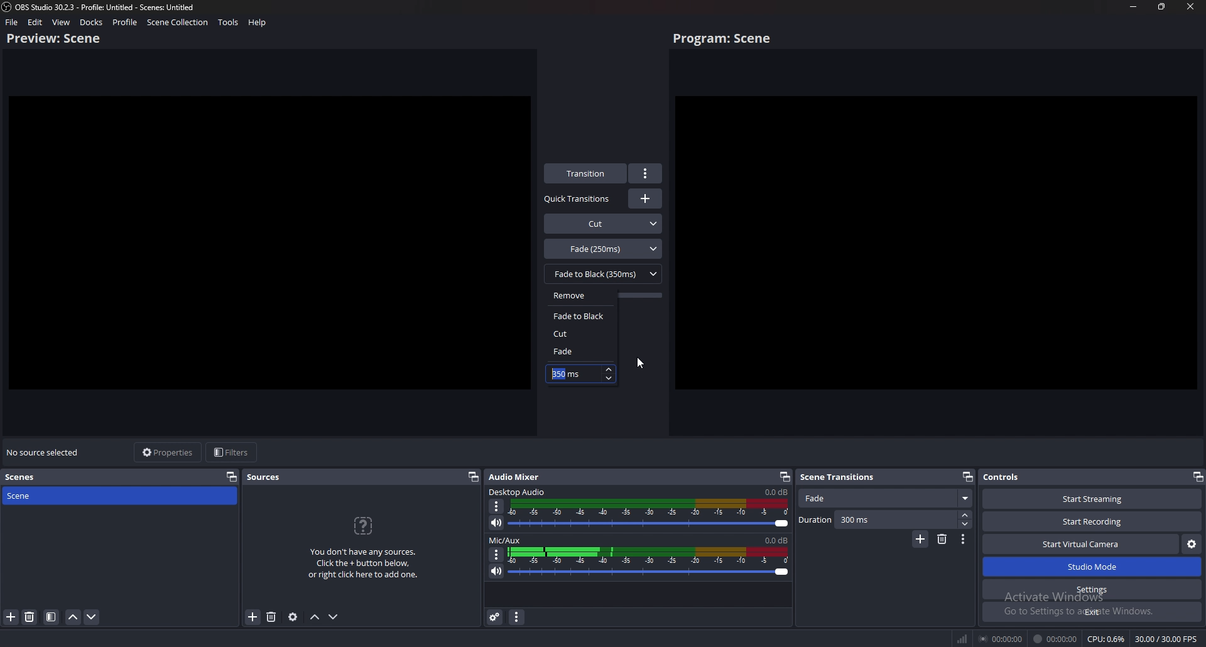 Image resolution: width=1206 pixels, height=647 pixels. What do you see at coordinates (1081, 544) in the screenshot?
I see `Start virtual camera` at bounding box center [1081, 544].